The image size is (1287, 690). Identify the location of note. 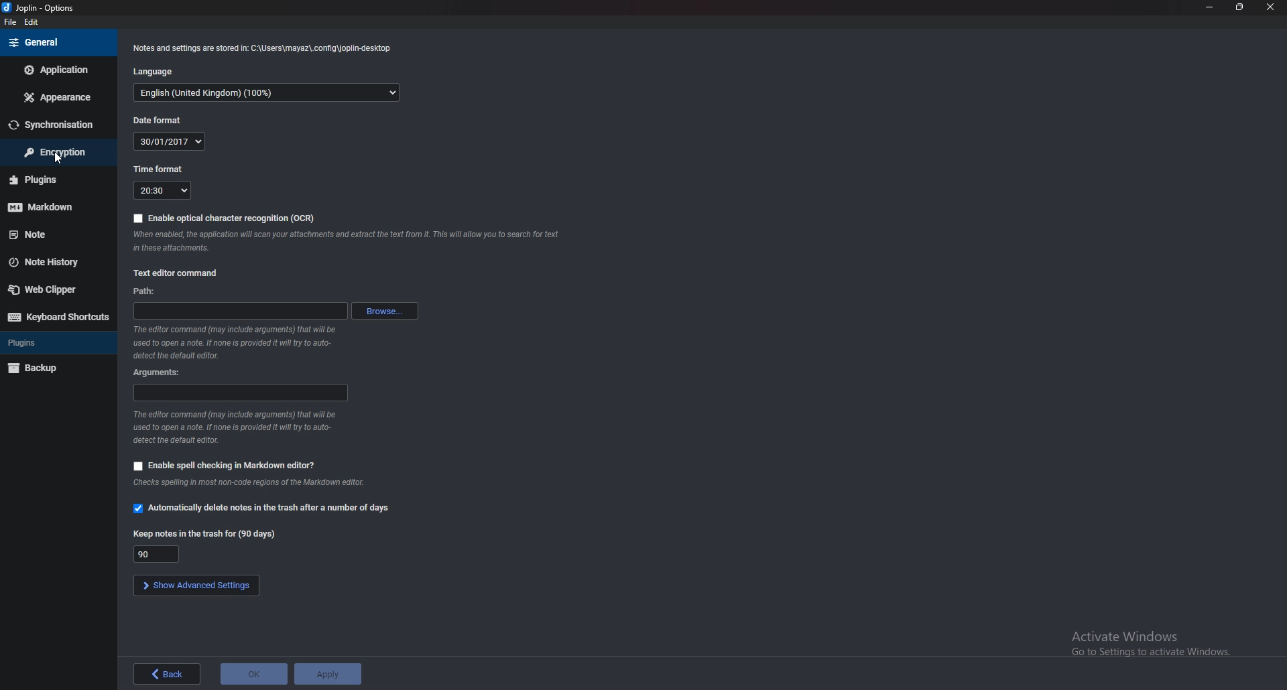
(54, 234).